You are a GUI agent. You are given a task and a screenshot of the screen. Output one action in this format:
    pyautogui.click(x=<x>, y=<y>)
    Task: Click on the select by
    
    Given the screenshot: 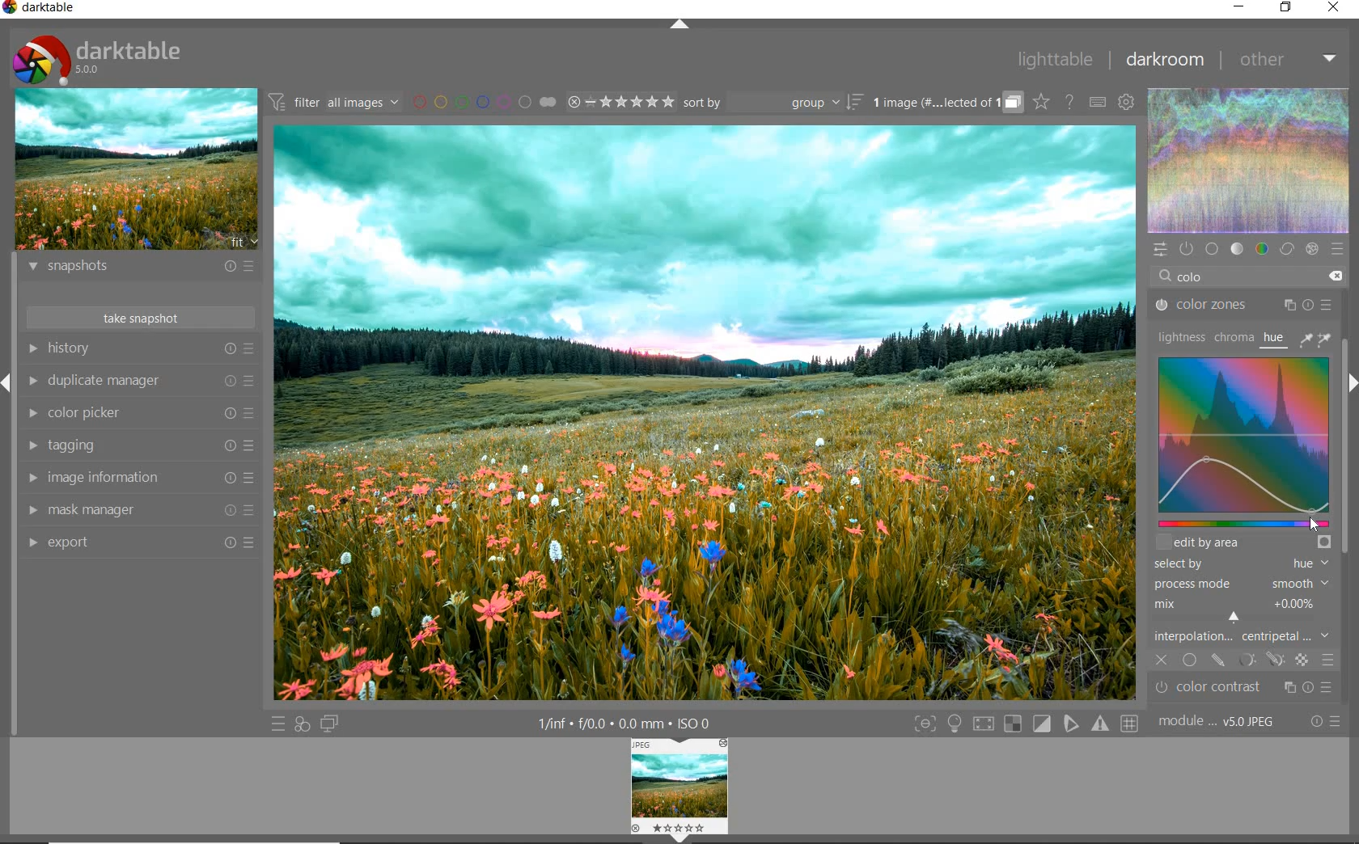 What is the action you would take?
    pyautogui.click(x=1240, y=564)
    